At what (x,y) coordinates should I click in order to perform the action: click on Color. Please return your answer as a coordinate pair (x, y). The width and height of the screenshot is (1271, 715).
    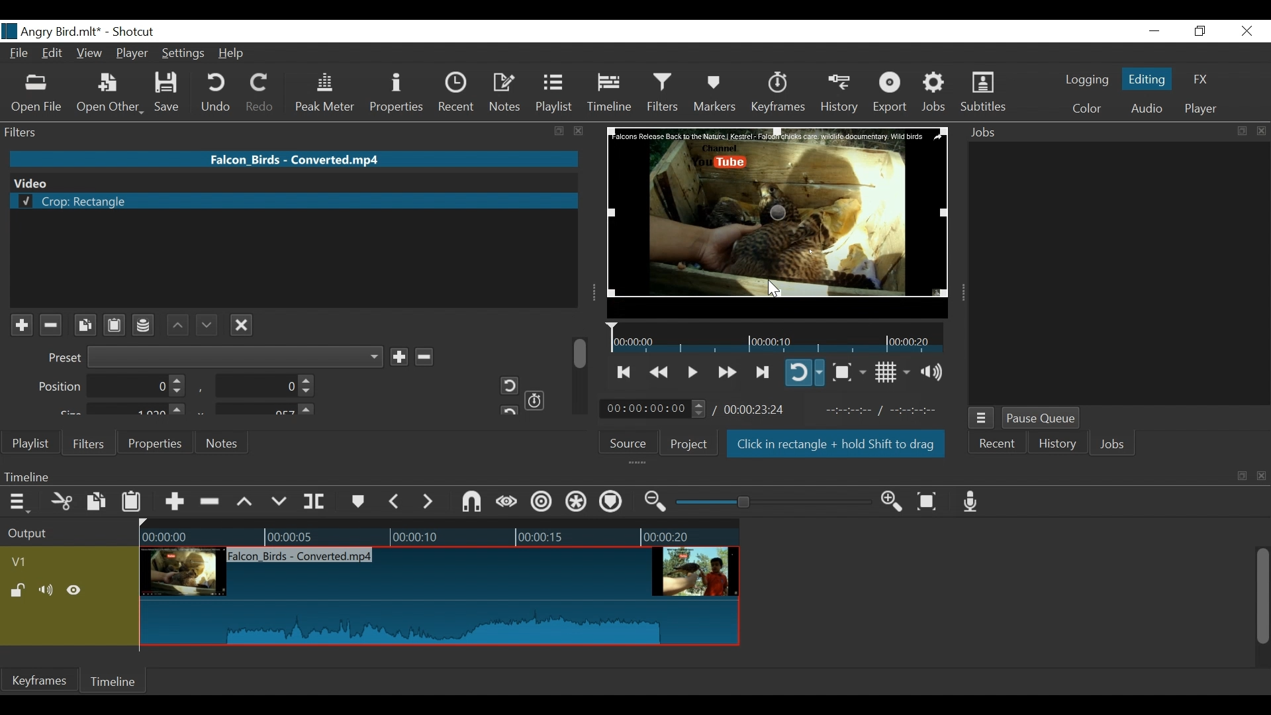
    Looking at the image, I should click on (1084, 109).